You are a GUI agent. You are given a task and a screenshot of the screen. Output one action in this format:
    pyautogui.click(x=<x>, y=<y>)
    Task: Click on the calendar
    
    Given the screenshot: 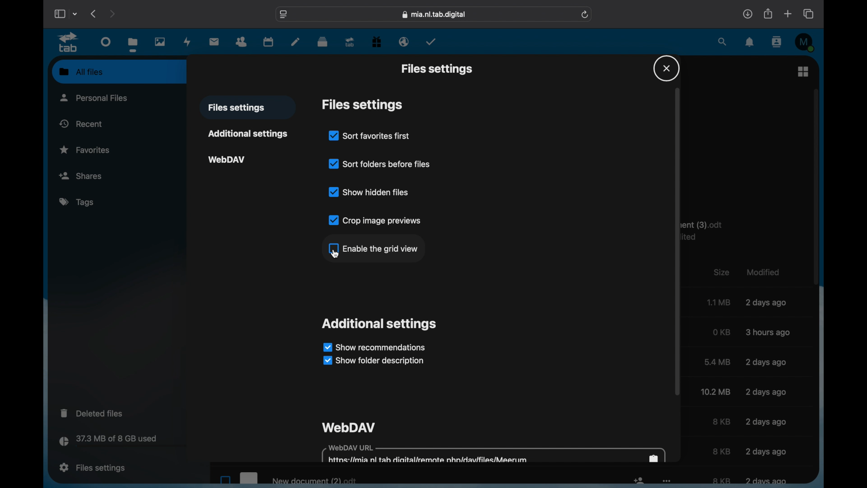 What is the action you would take?
    pyautogui.click(x=268, y=41)
    